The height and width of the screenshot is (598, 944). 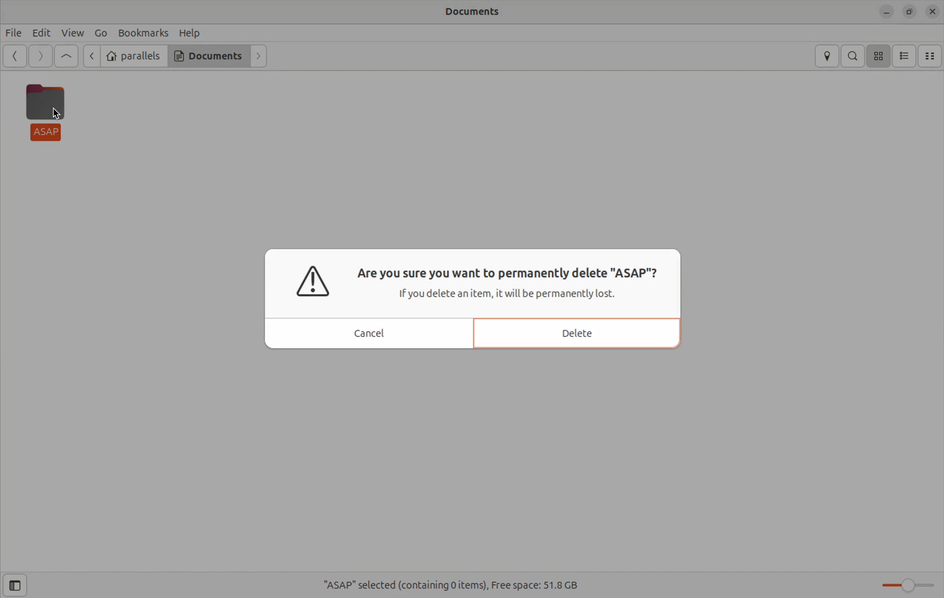 I want to click on search, so click(x=855, y=55).